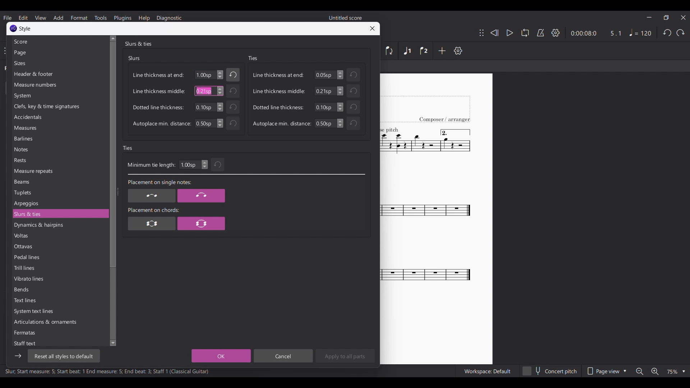  What do you see at coordinates (107, 372) in the screenshot?
I see `Slur, Start measure: 5; Start beat: 1 End measure: 5; End beat: 3; Staff 1 (Classical Guitar)` at bounding box center [107, 372].